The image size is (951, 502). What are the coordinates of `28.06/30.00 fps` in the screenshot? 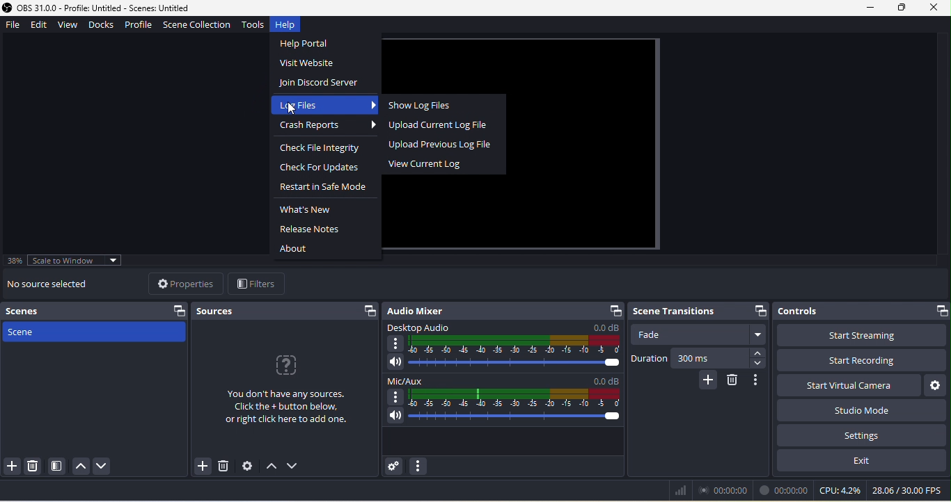 It's located at (909, 492).